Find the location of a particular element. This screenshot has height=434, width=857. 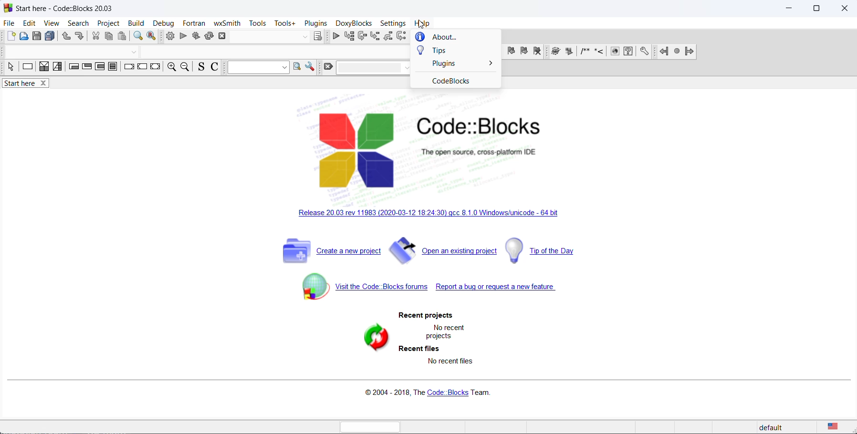

settings is located at coordinates (644, 52).